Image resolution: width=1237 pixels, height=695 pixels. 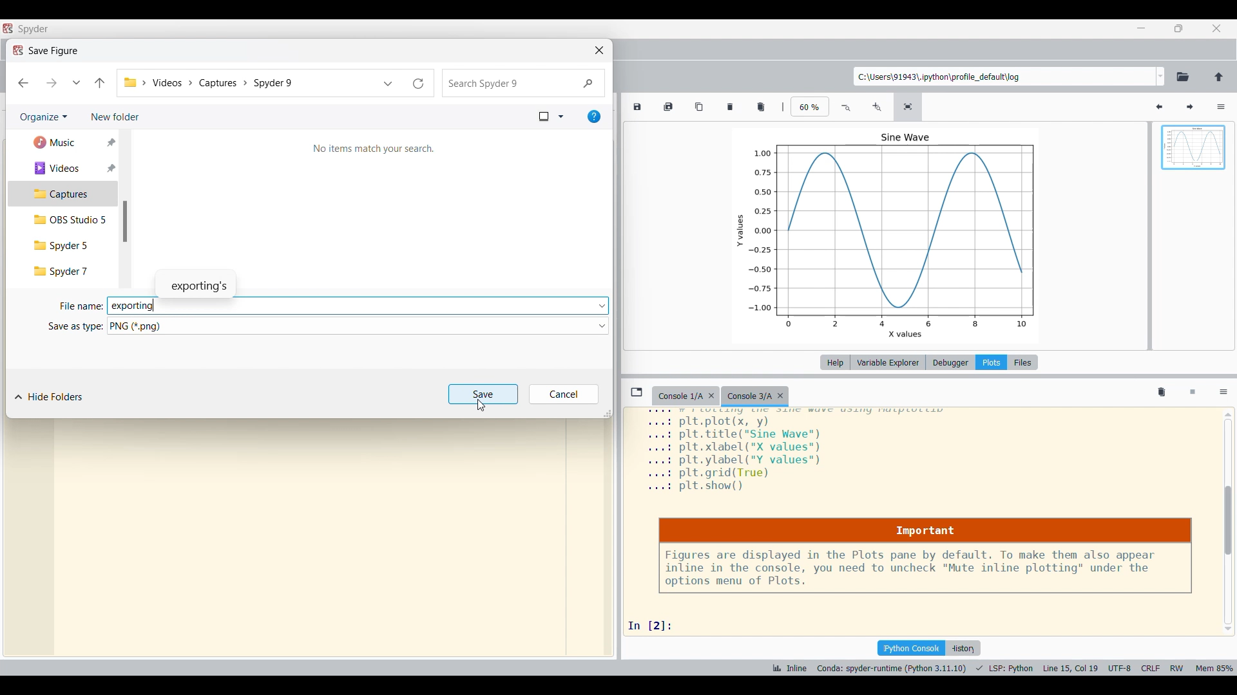 I want to click on Recent locations, so click(x=76, y=84).